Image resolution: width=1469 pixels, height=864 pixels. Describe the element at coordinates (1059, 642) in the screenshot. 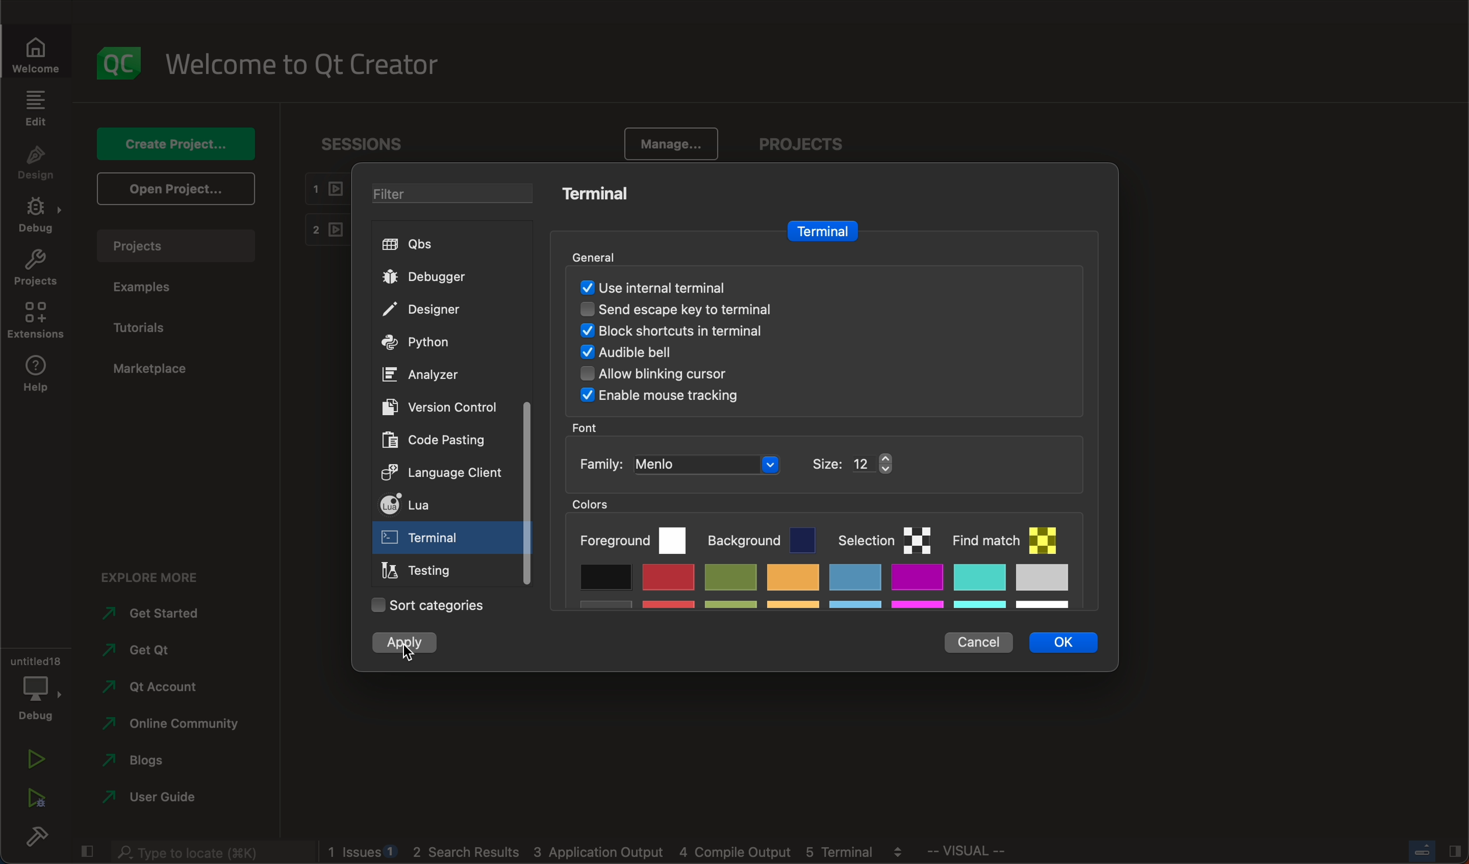

I see `ok` at that location.